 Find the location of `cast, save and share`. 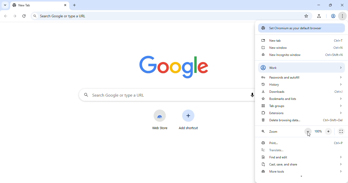

cast, save and share is located at coordinates (302, 164).